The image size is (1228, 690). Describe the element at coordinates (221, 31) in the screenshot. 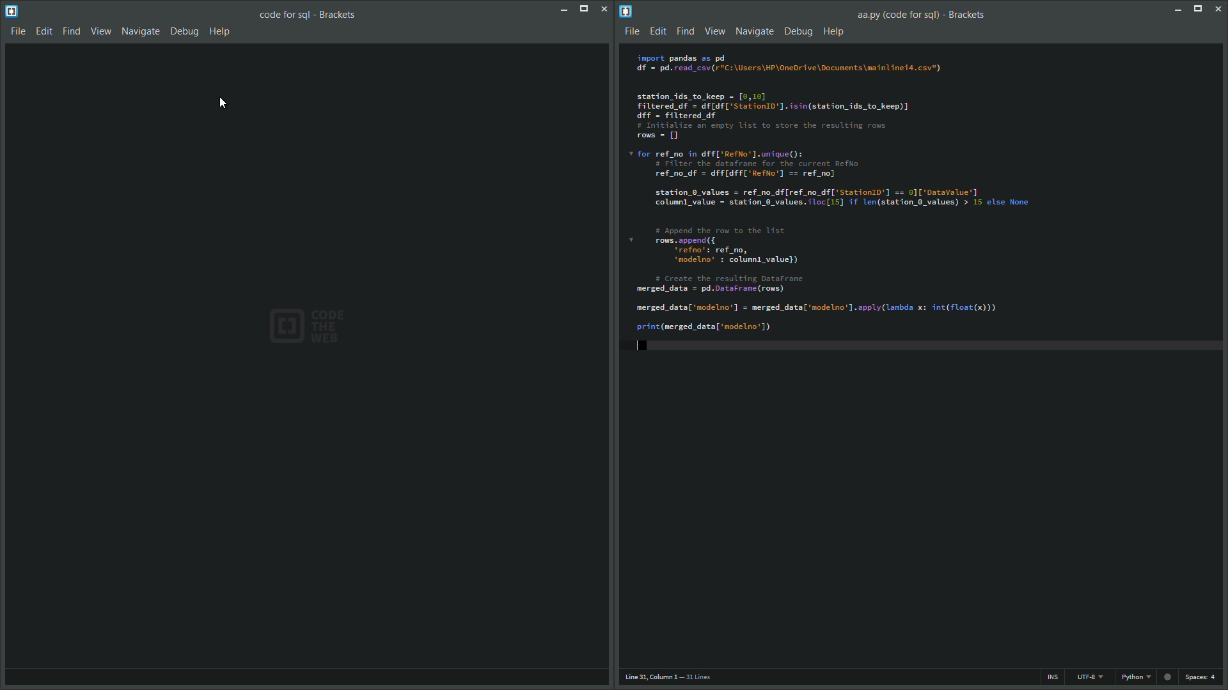

I see `Help` at that location.